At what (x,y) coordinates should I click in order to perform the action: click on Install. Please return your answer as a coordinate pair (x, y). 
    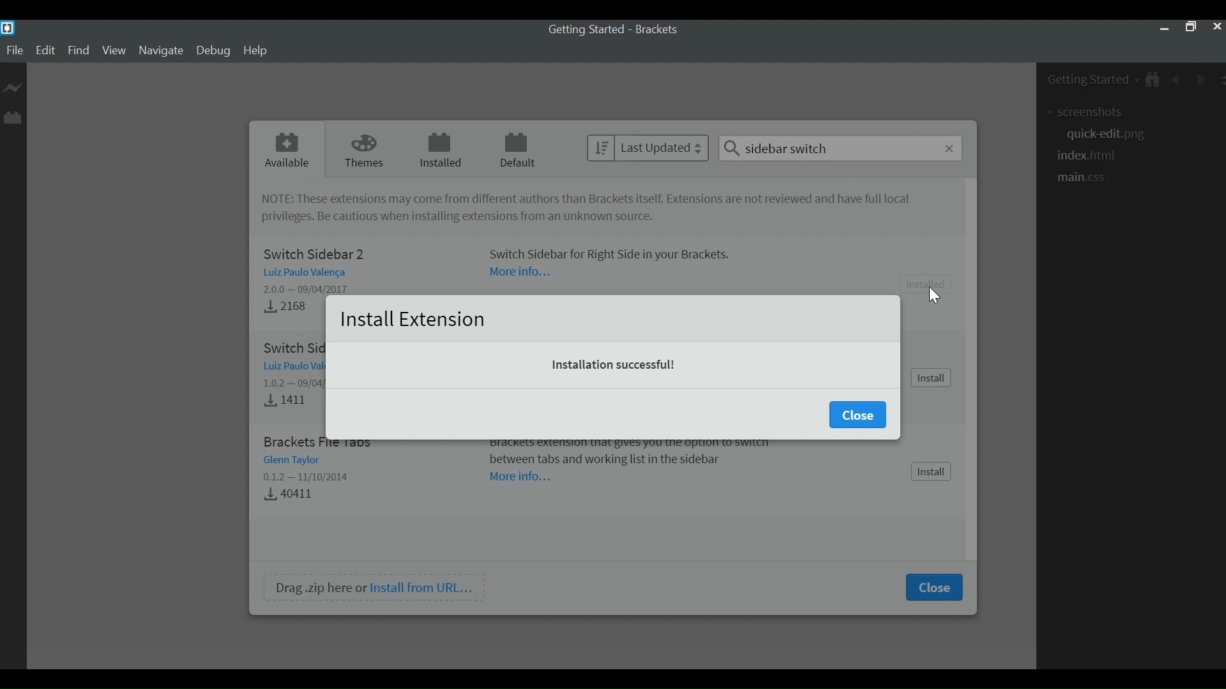
    Looking at the image, I should click on (932, 378).